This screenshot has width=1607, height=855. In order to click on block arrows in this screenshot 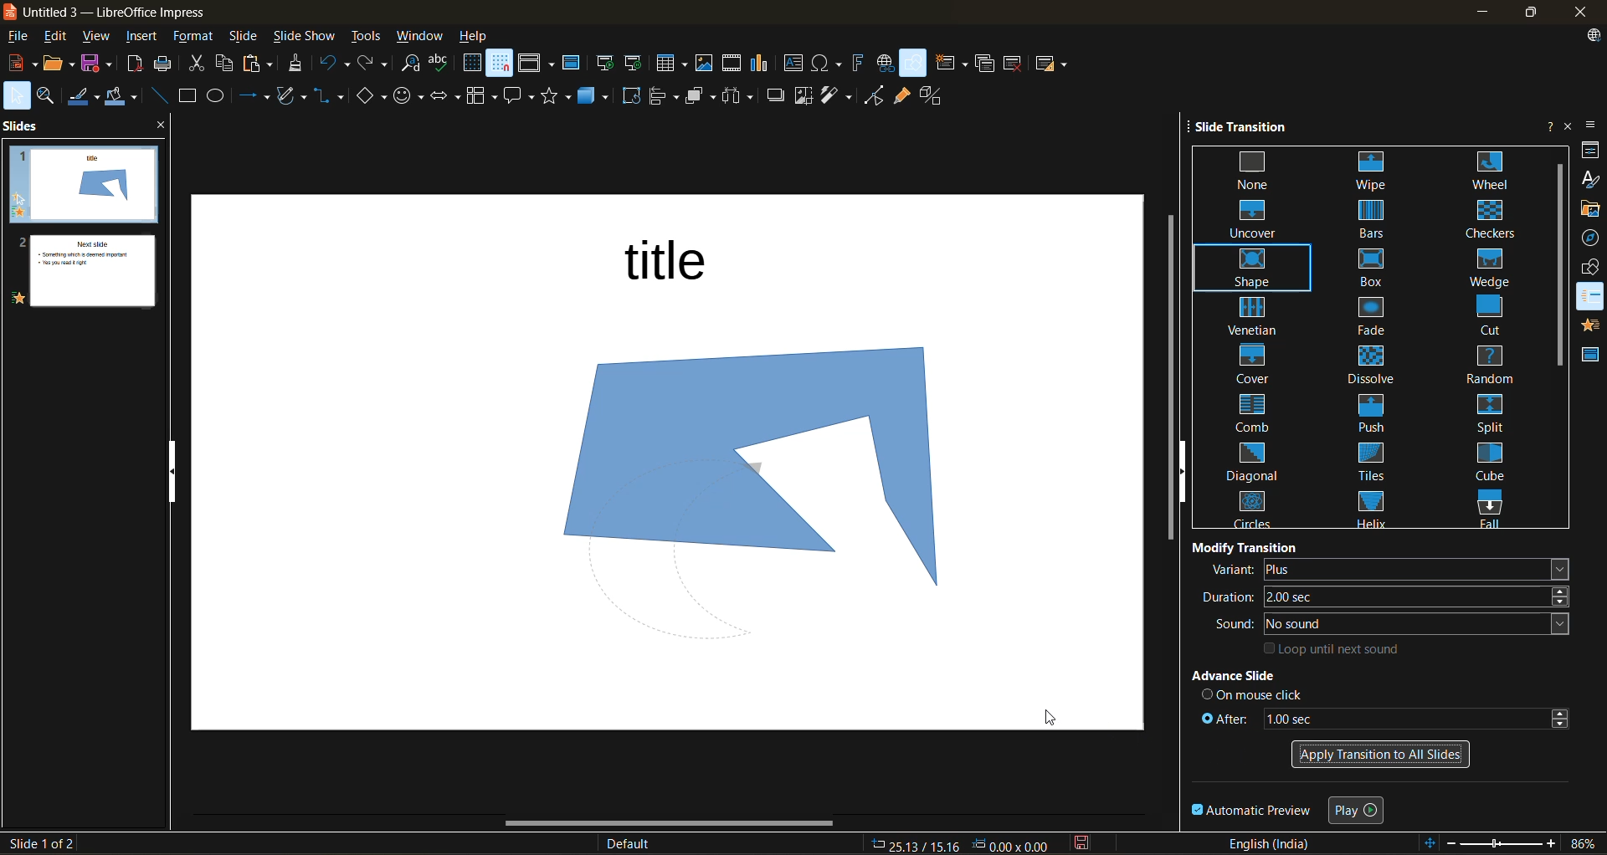, I will do `click(447, 95)`.